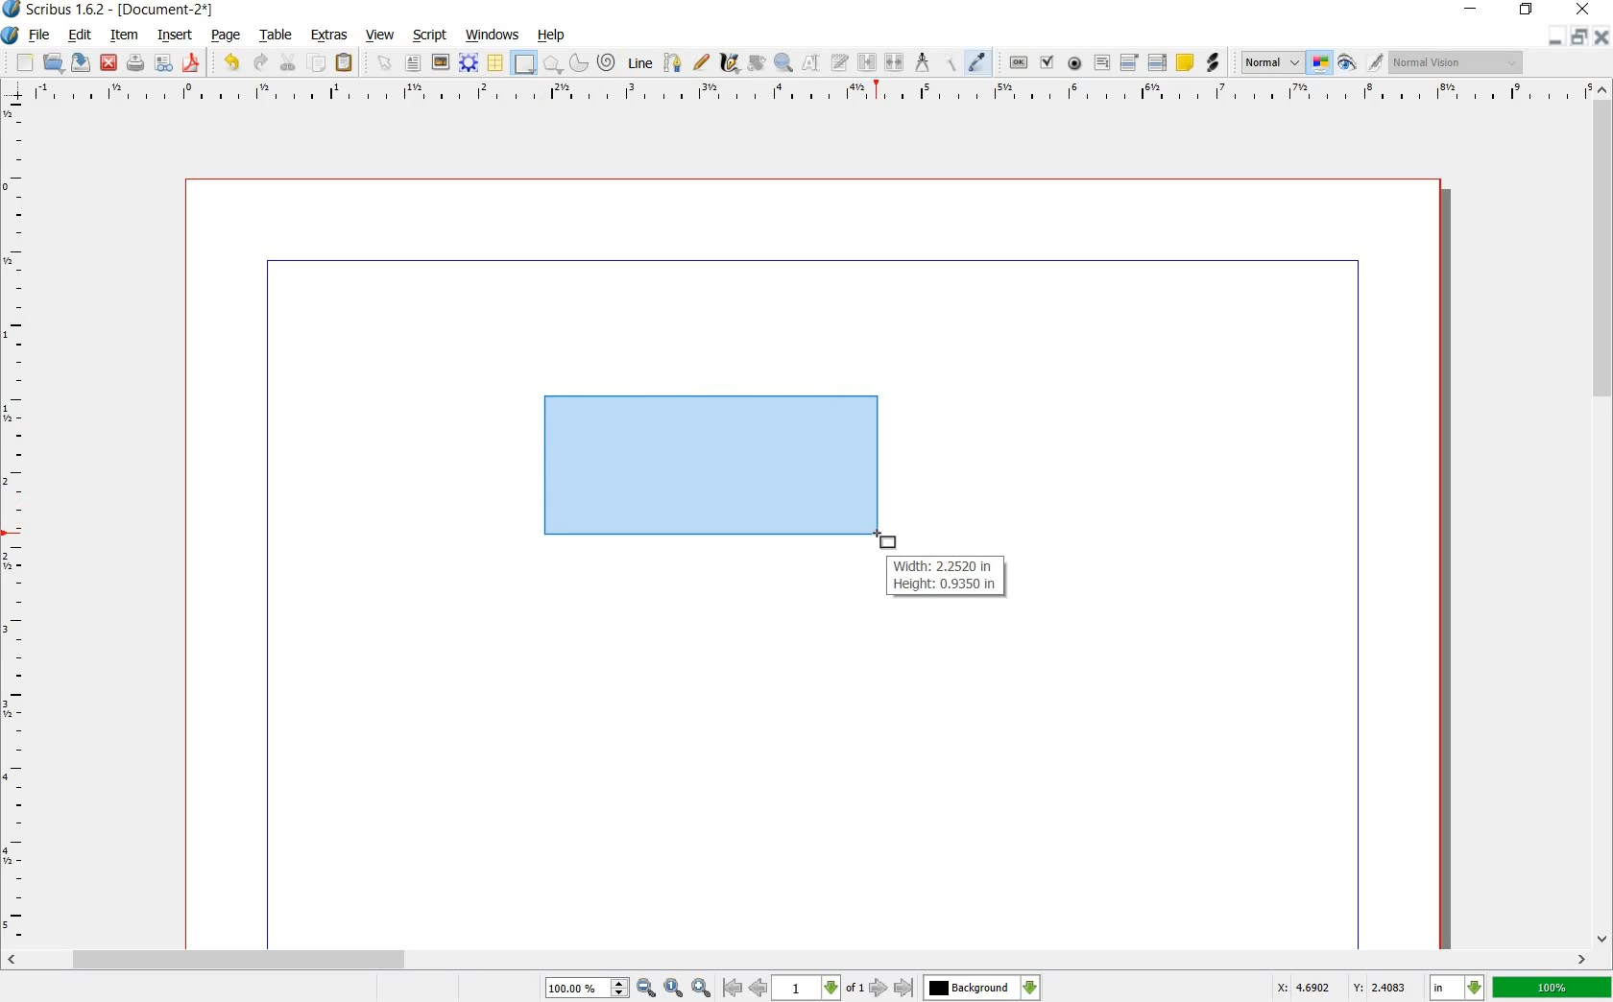 Image resolution: width=1613 pixels, height=1002 pixels. I want to click on PAGE, so click(225, 37).